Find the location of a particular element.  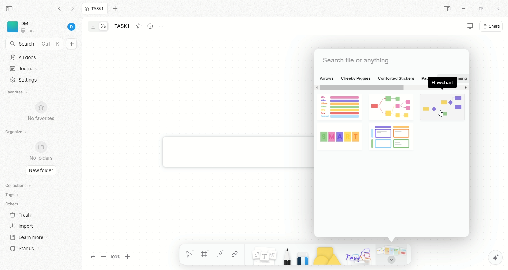

no favorites is located at coordinates (44, 114).